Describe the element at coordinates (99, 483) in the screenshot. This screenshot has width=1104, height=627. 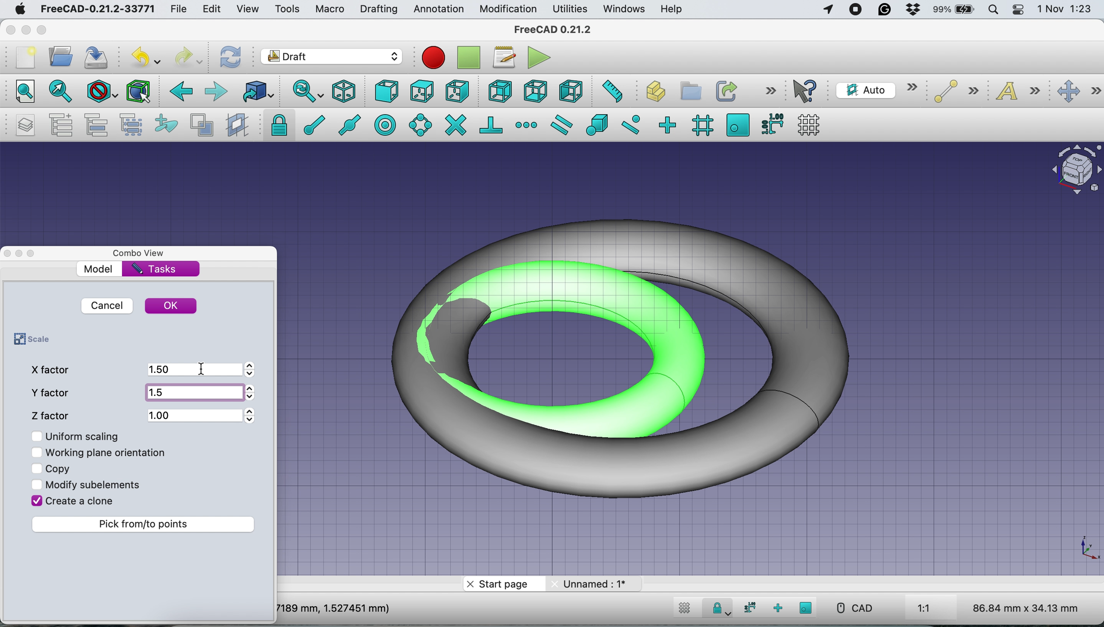
I see `modify sub elements` at that location.